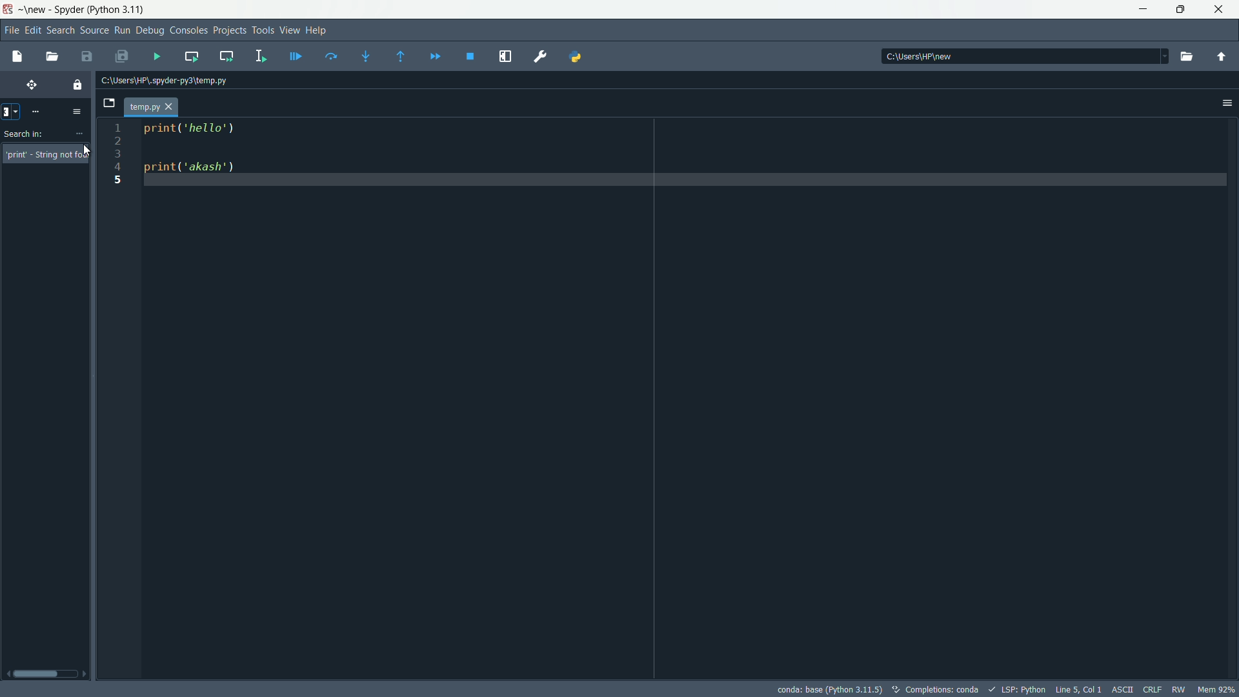 The height and width of the screenshot is (697, 1239). What do you see at coordinates (49, 673) in the screenshot?
I see `Scroll bar` at bounding box center [49, 673].